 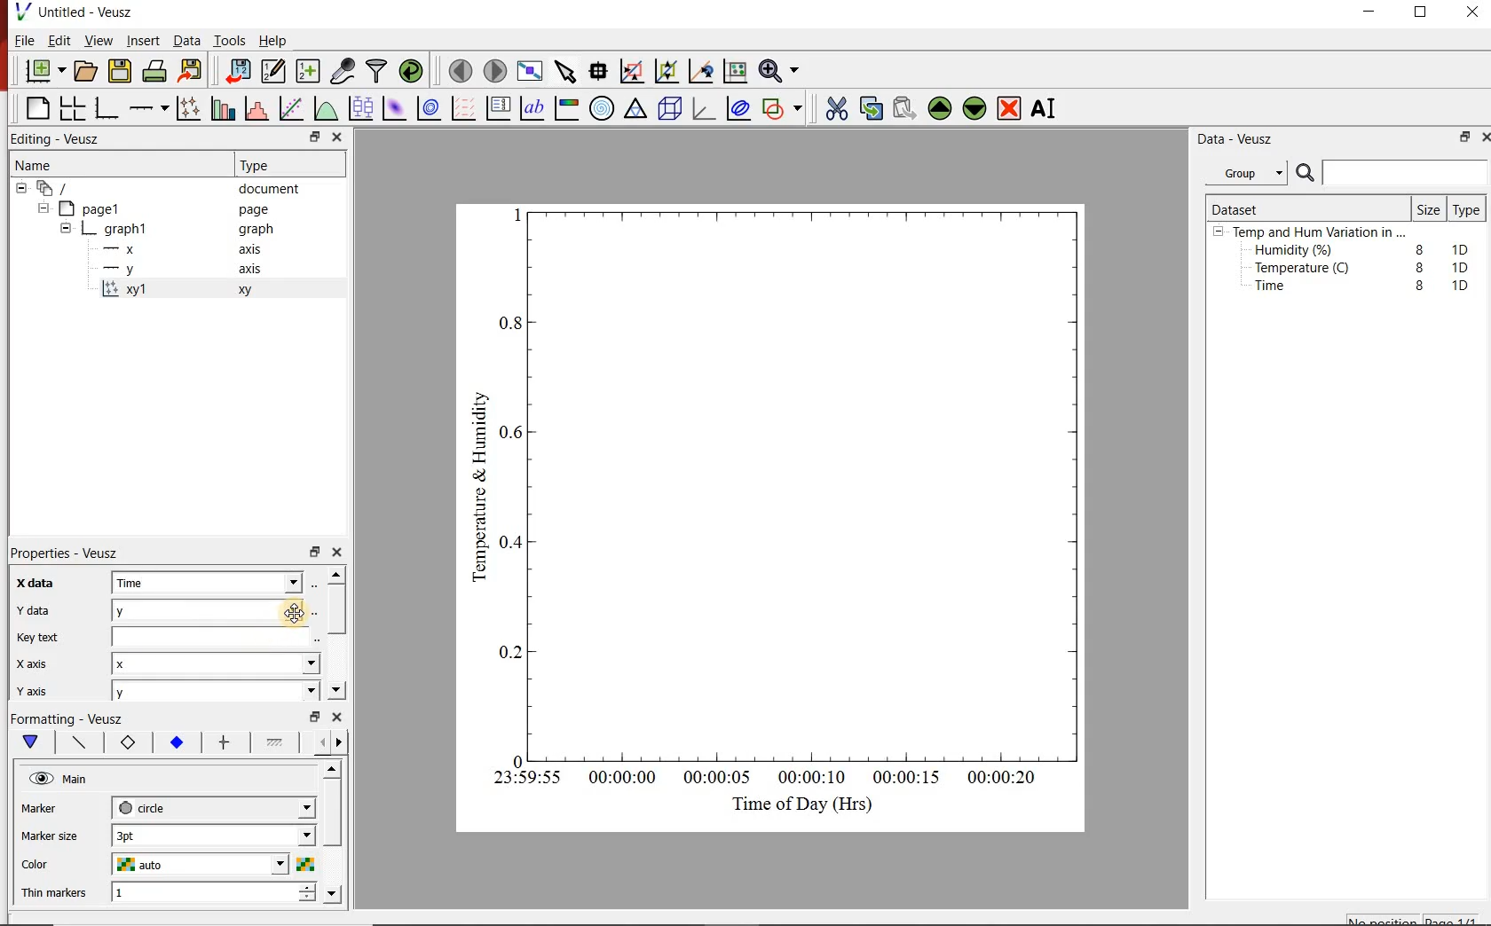 What do you see at coordinates (871, 108) in the screenshot?
I see `copy the selected widget` at bounding box center [871, 108].